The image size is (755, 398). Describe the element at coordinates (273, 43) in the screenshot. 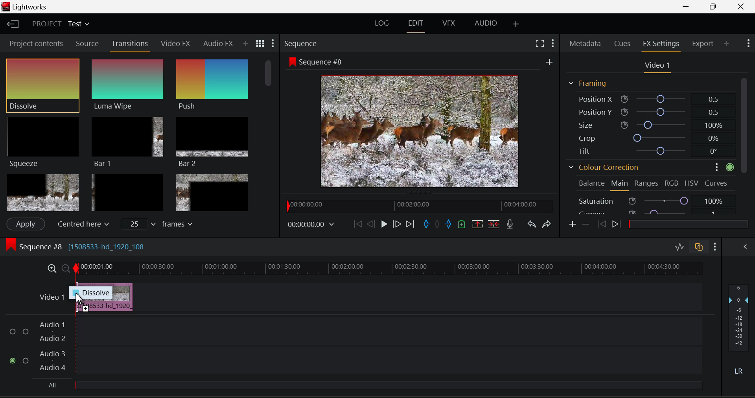

I see `Show Settings` at that location.